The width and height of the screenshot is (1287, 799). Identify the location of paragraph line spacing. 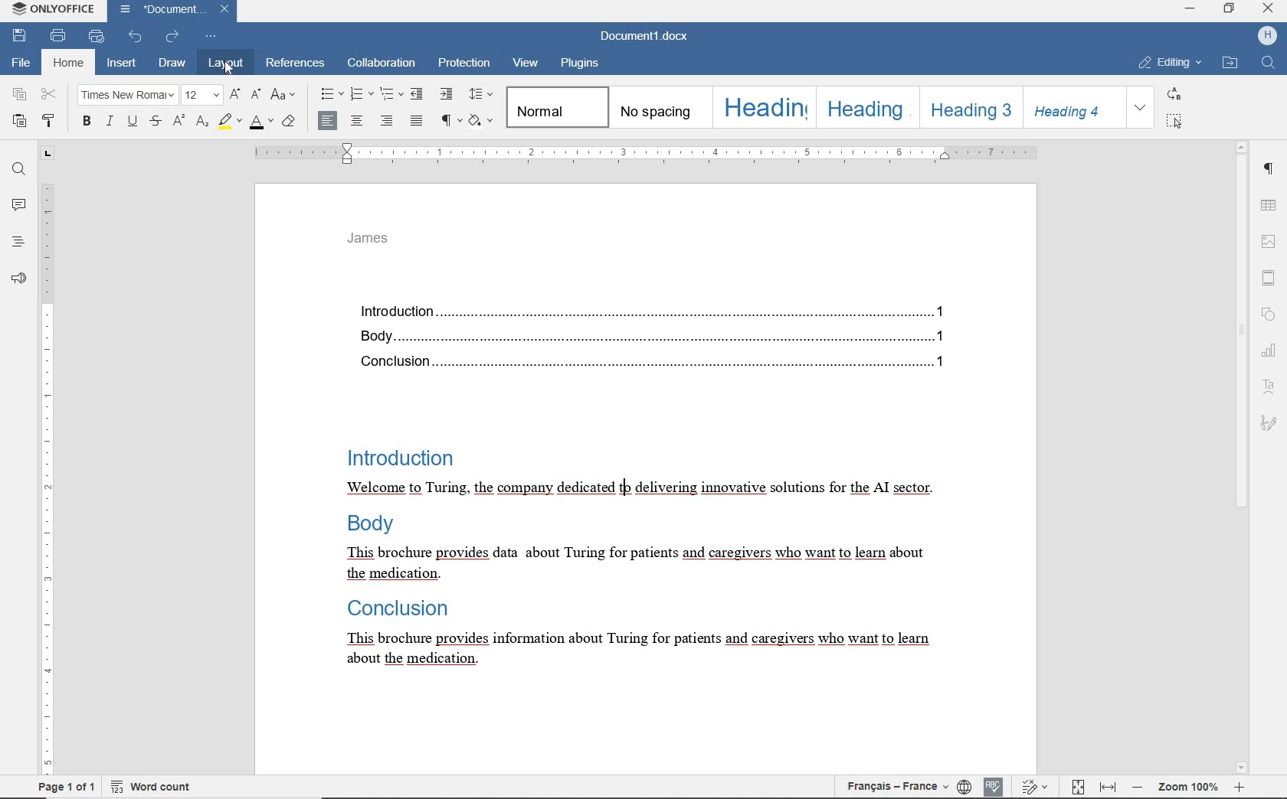
(480, 94).